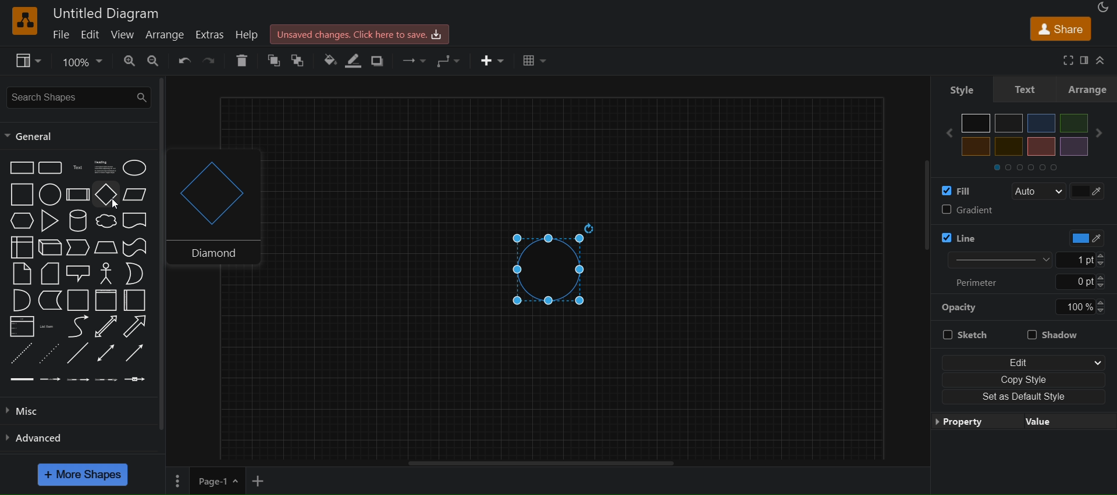 The image size is (1117, 495). What do you see at coordinates (1053, 333) in the screenshot?
I see `shadow` at bounding box center [1053, 333].